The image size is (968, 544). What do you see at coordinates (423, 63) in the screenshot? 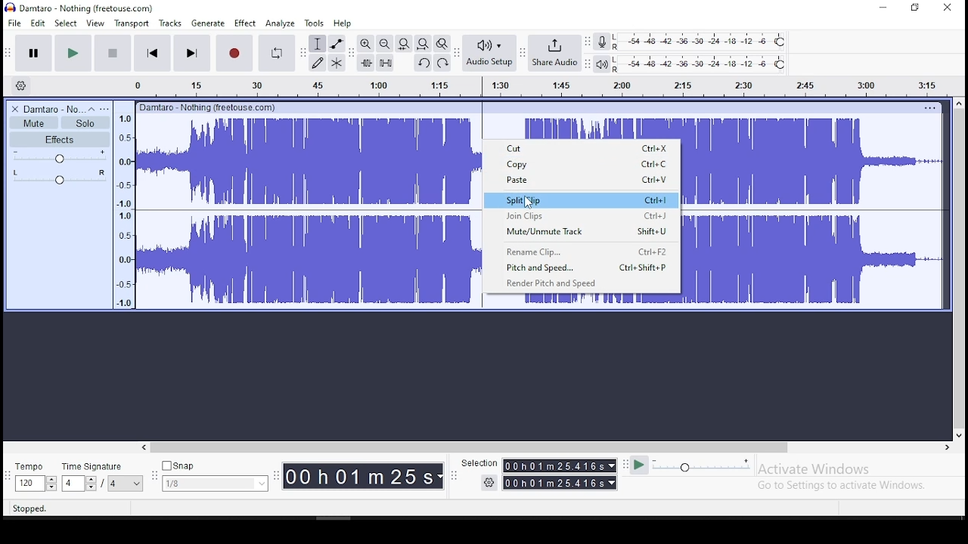
I see `undo` at bounding box center [423, 63].